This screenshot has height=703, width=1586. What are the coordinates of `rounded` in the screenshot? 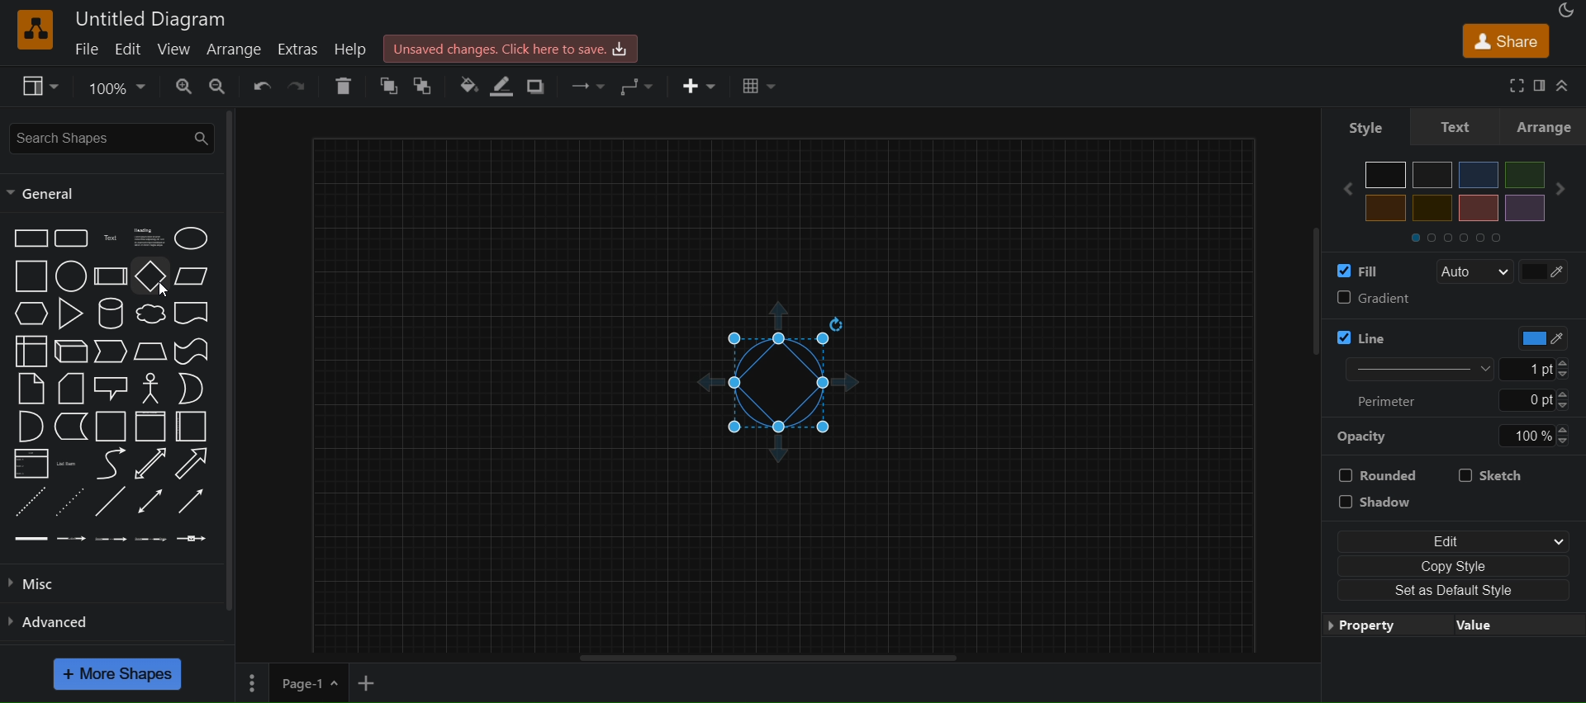 It's located at (1379, 472).